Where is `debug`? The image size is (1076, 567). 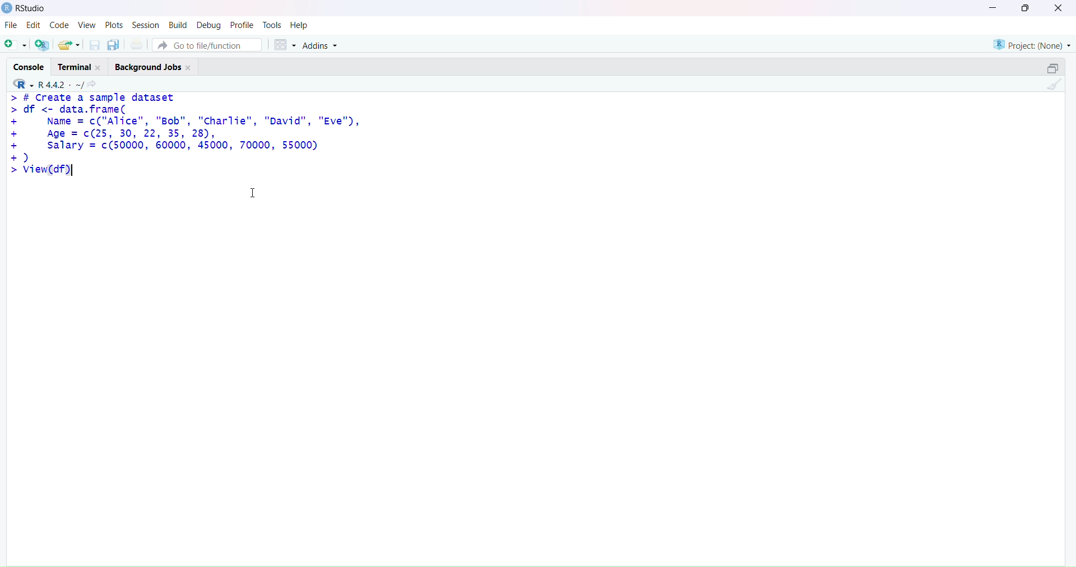
debug is located at coordinates (208, 25).